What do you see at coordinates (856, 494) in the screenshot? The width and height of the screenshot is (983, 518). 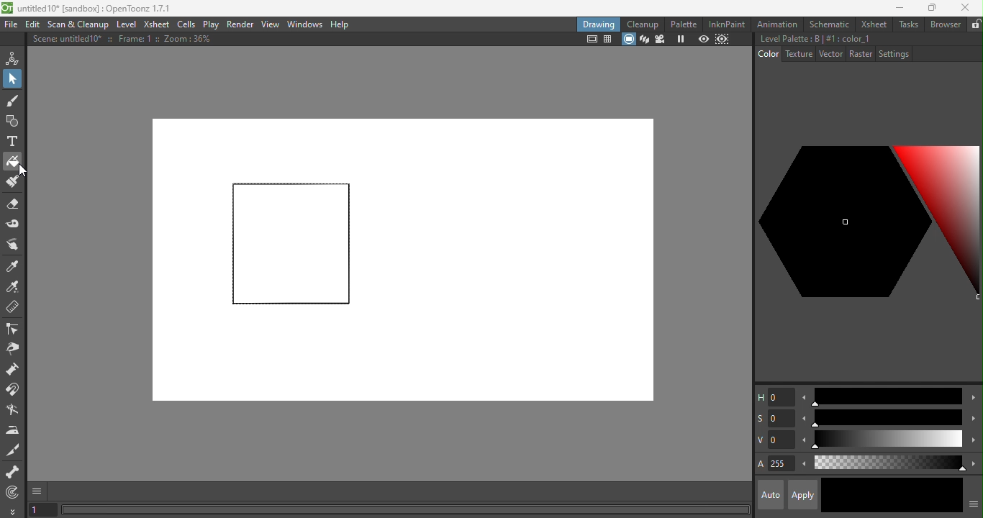 I see `Current style` at bounding box center [856, 494].